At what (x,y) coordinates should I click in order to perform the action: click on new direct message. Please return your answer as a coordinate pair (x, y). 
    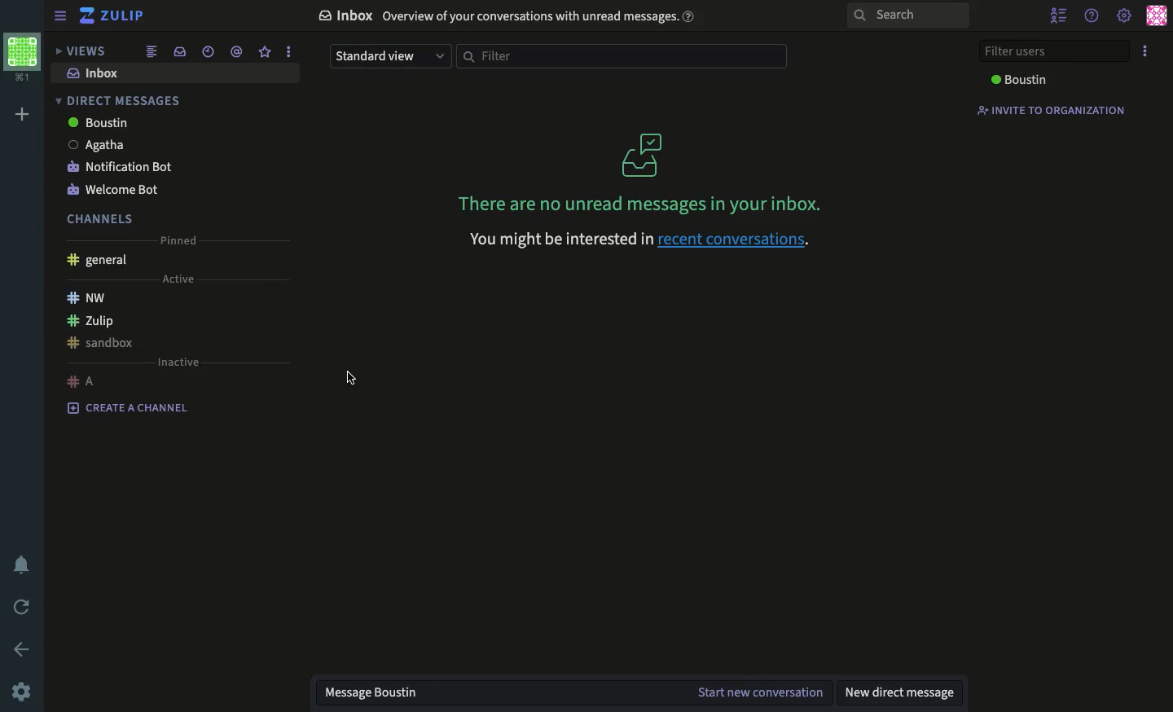
    Looking at the image, I should click on (907, 695).